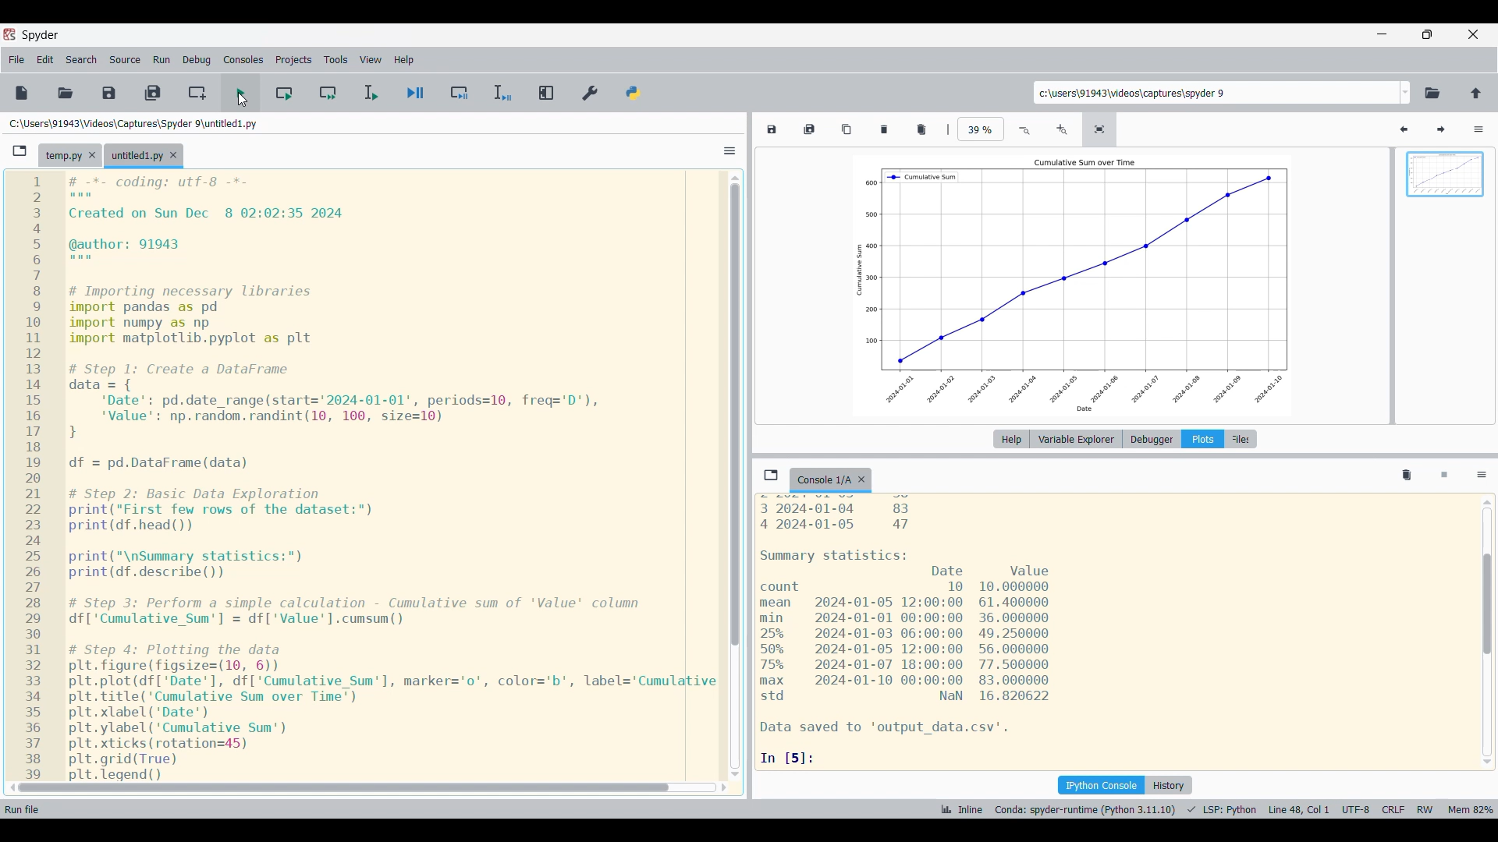 The image size is (1498, 842). Describe the element at coordinates (823, 480) in the screenshot. I see `Current tab` at that location.